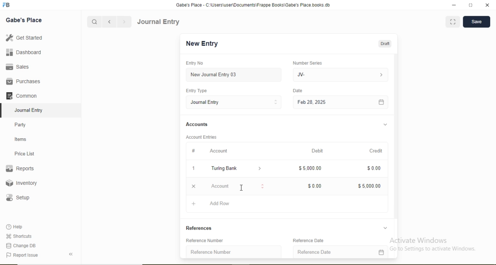  I want to click on 1, so click(193, 168).